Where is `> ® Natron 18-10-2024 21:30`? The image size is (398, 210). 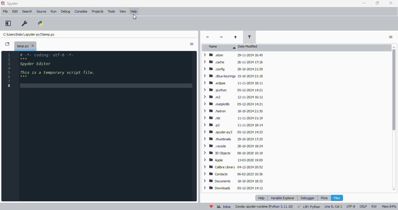
> ® Natron 18-10-2024 21:30 is located at coordinates (232, 111).